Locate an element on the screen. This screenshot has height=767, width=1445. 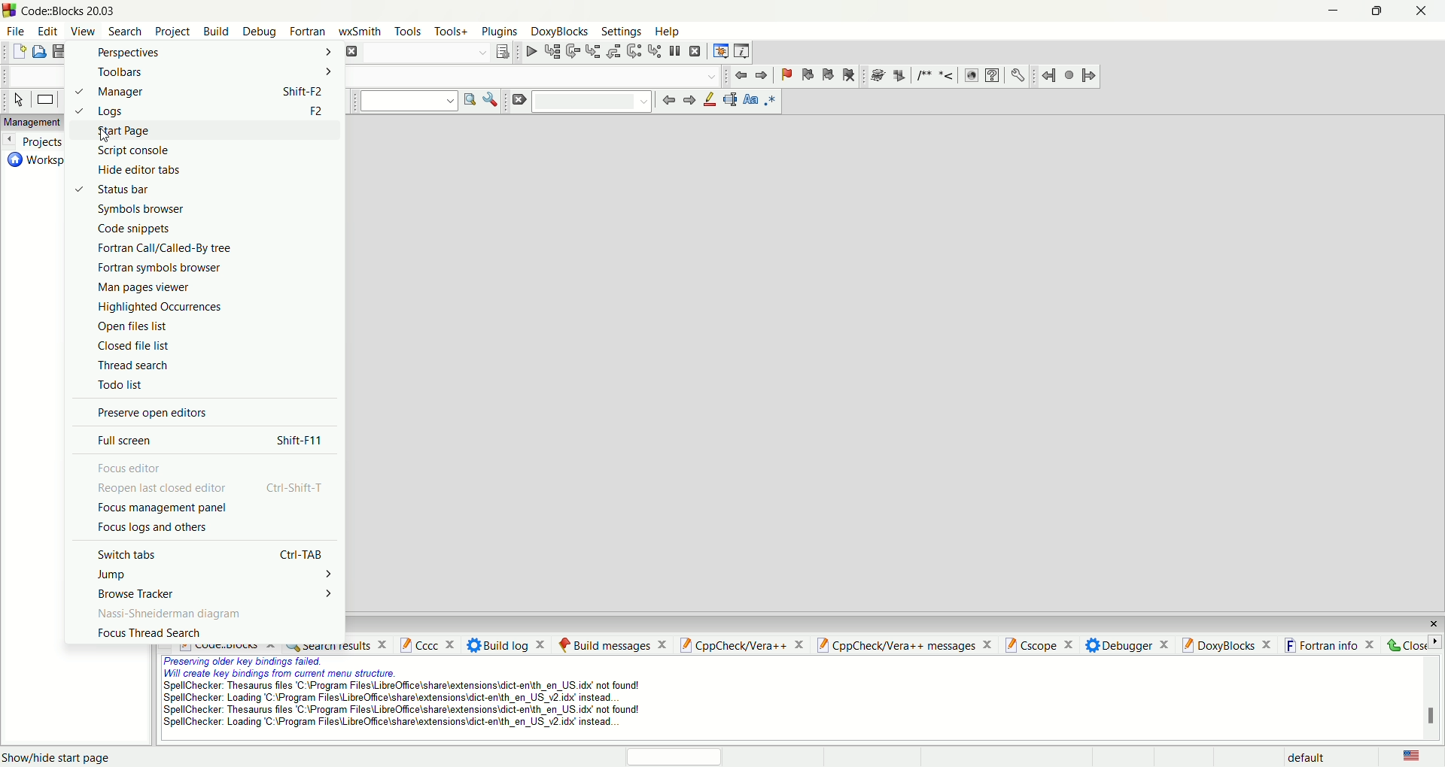
switch tabs is located at coordinates (213, 555).